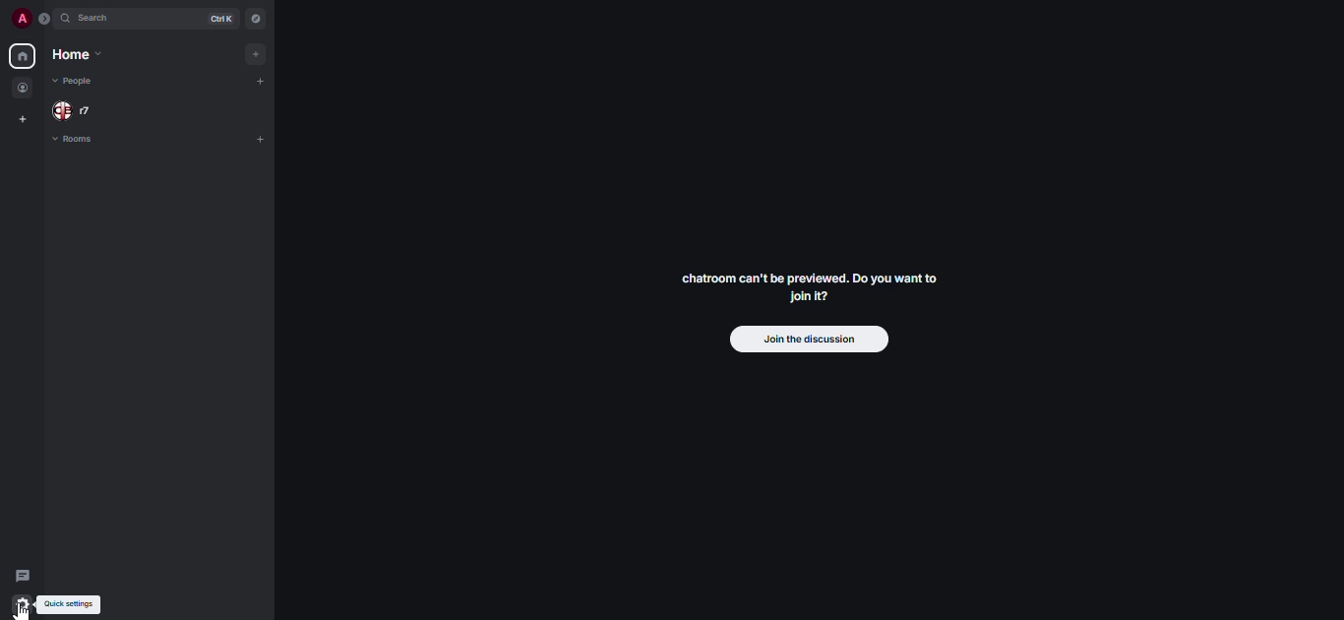 The image size is (1344, 620). What do you see at coordinates (20, 604) in the screenshot?
I see `quick settings` at bounding box center [20, 604].